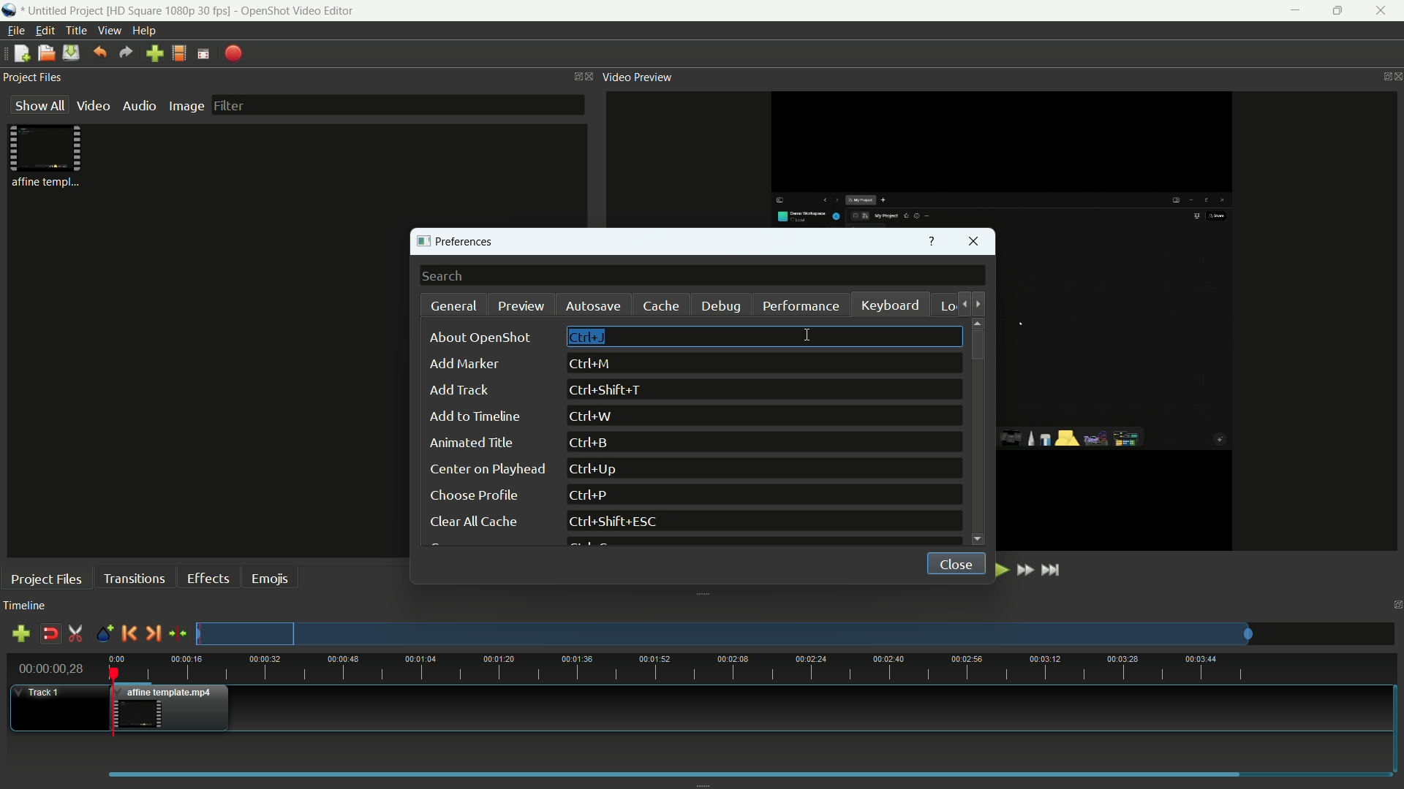 This screenshot has height=789, width=1404. I want to click on selected text, so click(587, 338).